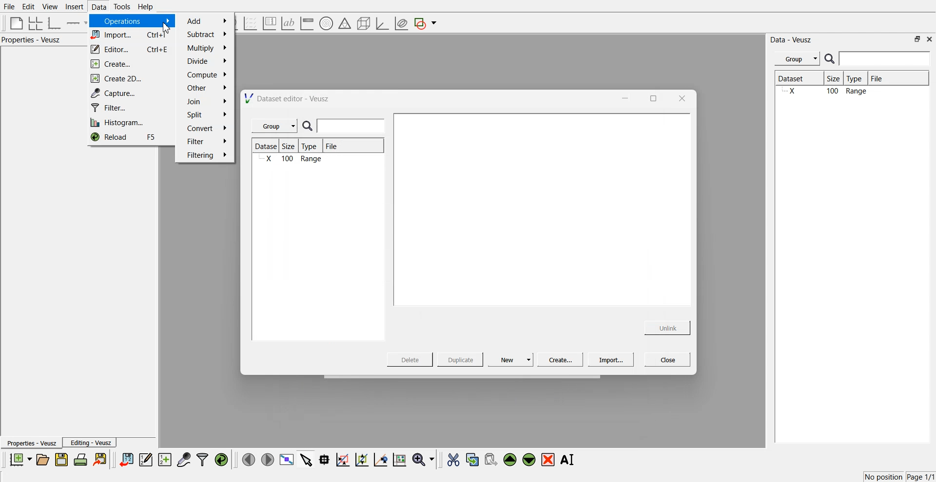 The image size is (936, 482). What do you see at coordinates (130, 138) in the screenshot?
I see `Reload FS` at bounding box center [130, 138].